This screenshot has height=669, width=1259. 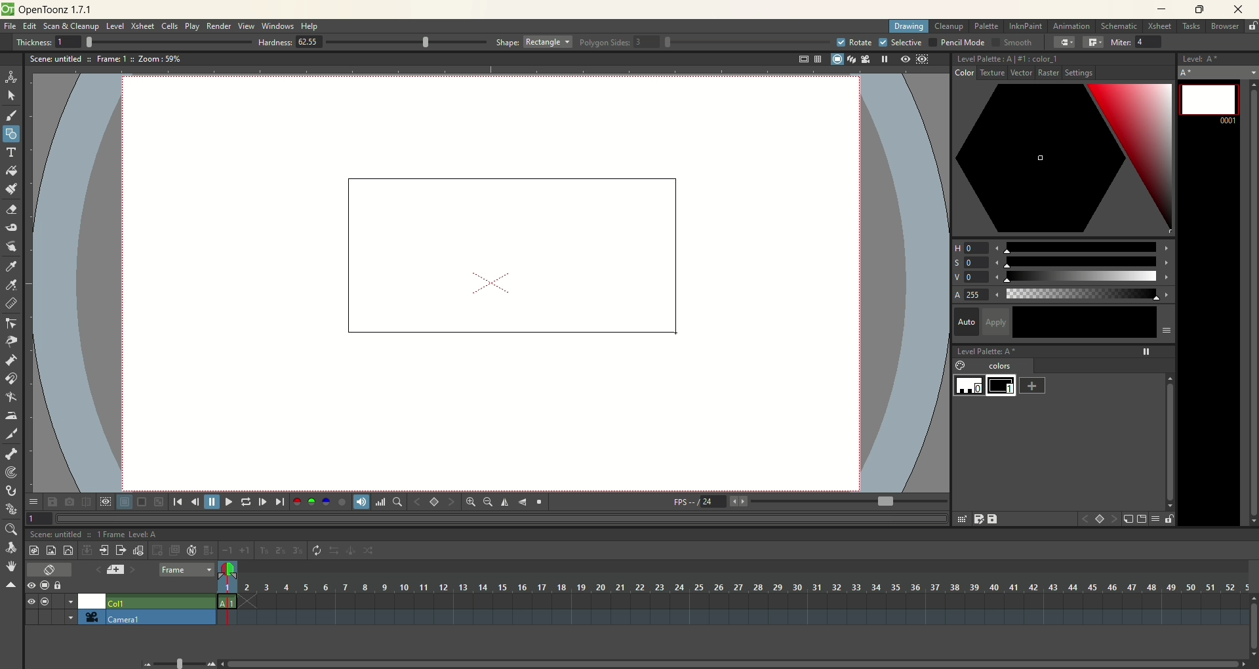 I want to click on hue, so click(x=1063, y=245).